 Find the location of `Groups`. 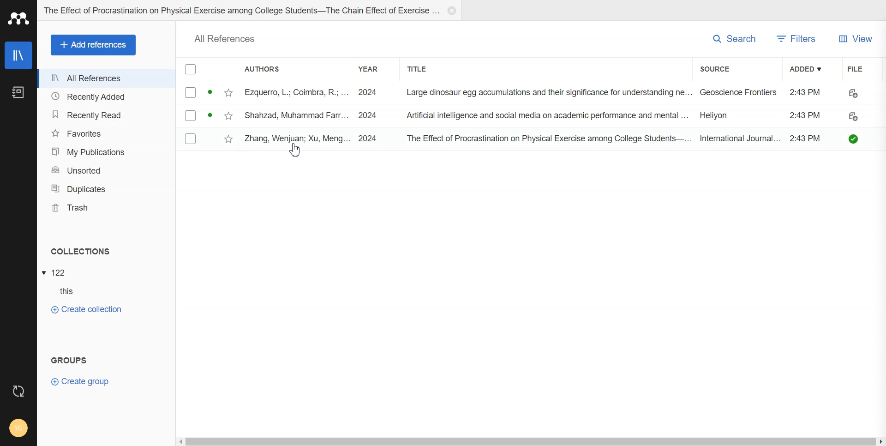

Groups is located at coordinates (67, 360).